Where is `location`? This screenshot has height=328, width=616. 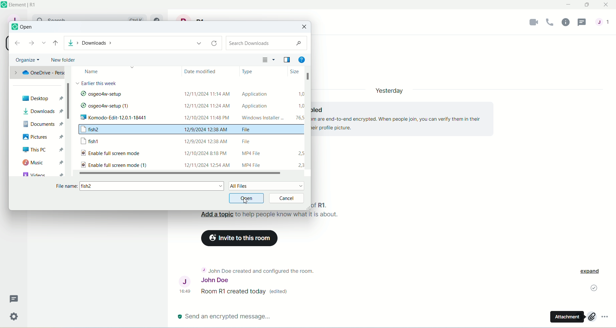
location is located at coordinates (142, 42).